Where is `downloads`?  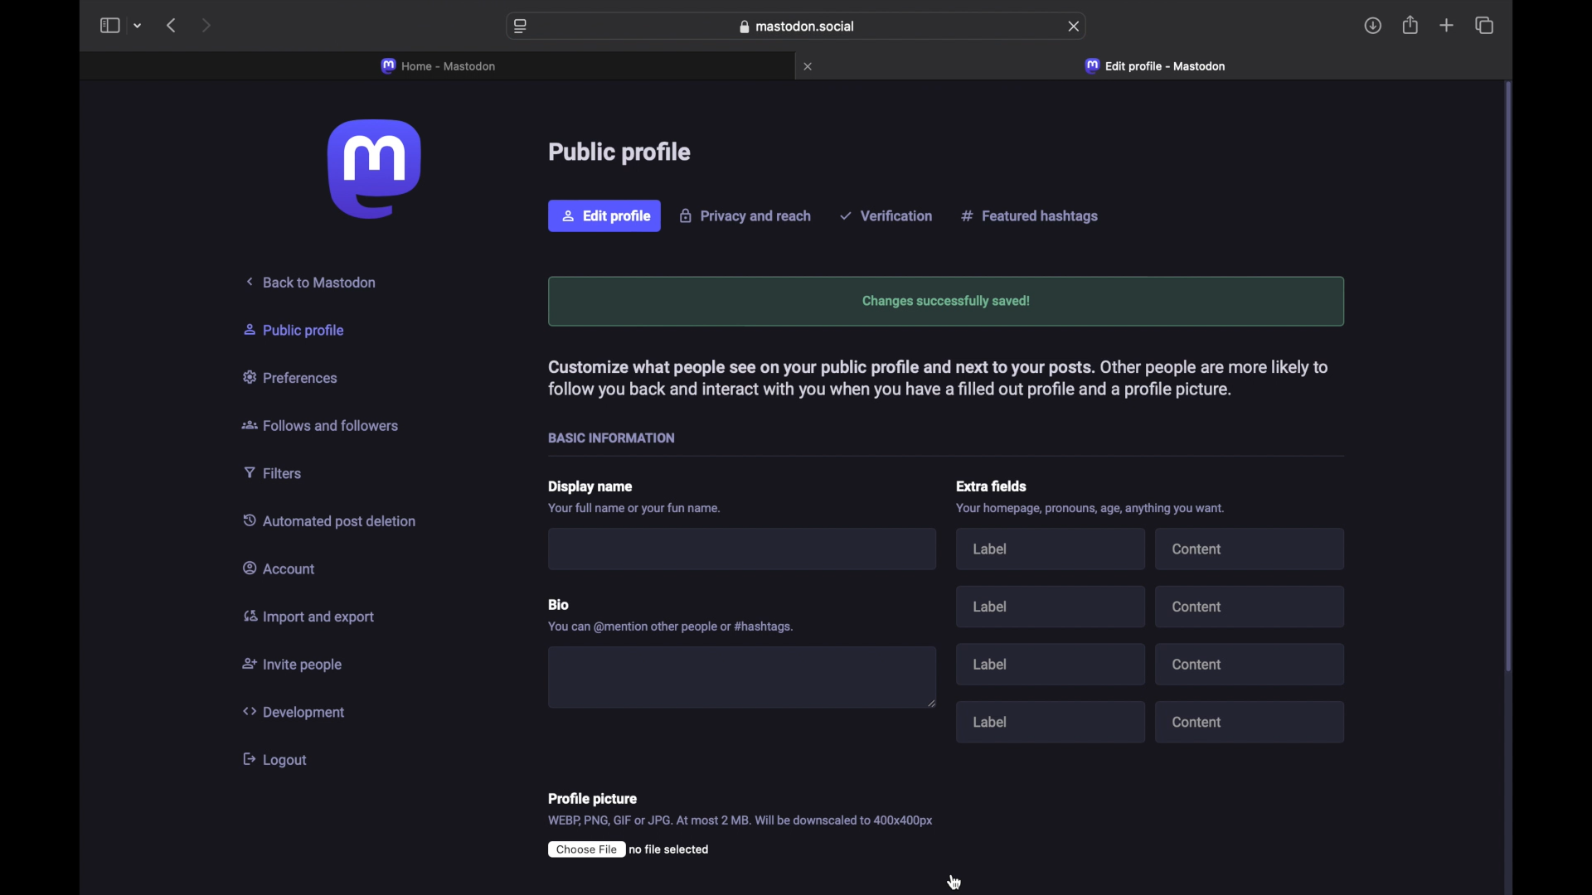
downloads is located at coordinates (1373, 26).